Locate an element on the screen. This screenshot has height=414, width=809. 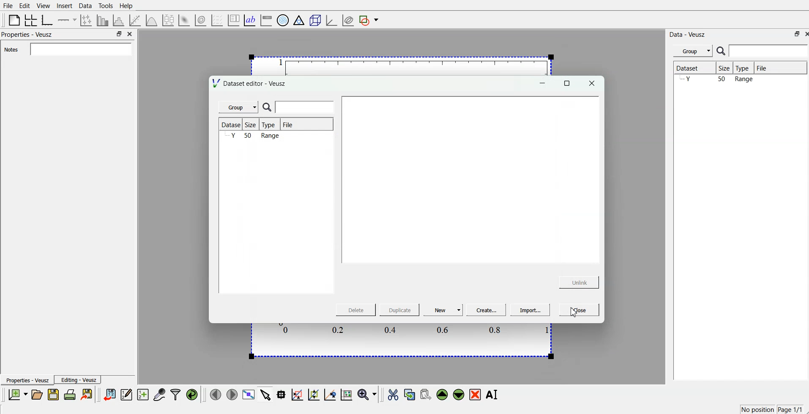
Help is located at coordinates (126, 6).